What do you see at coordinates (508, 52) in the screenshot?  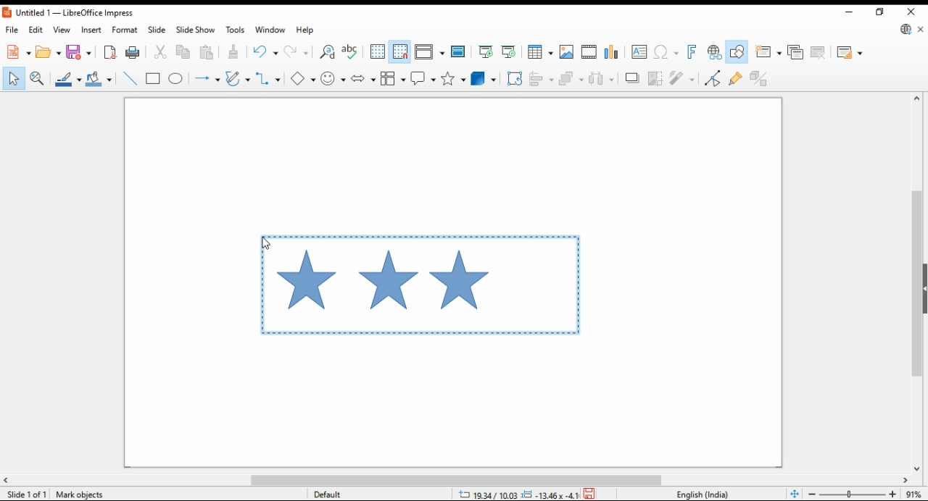 I see `start from current slide` at bounding box center [508, 52].